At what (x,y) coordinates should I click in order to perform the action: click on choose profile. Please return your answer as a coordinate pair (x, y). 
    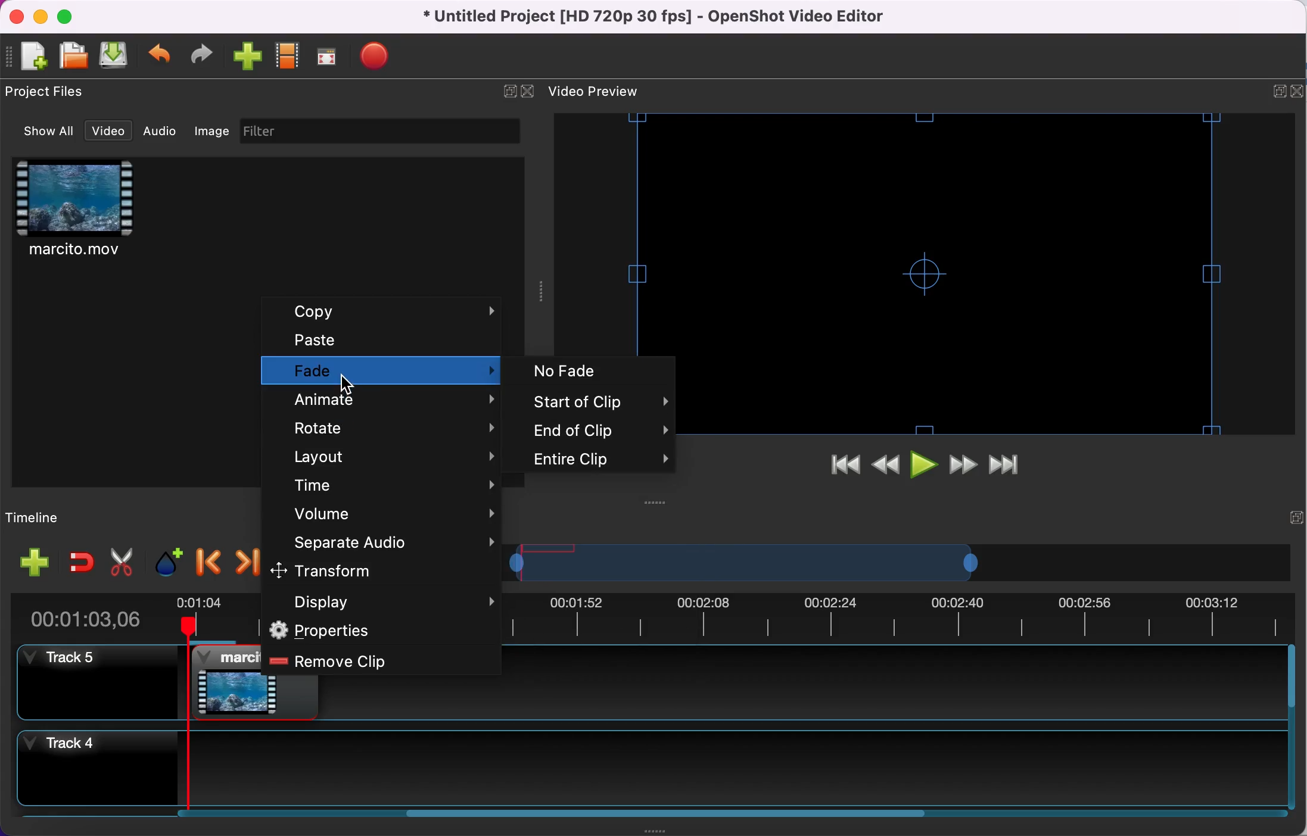
    Looking at the image, I should click on (288, 57).